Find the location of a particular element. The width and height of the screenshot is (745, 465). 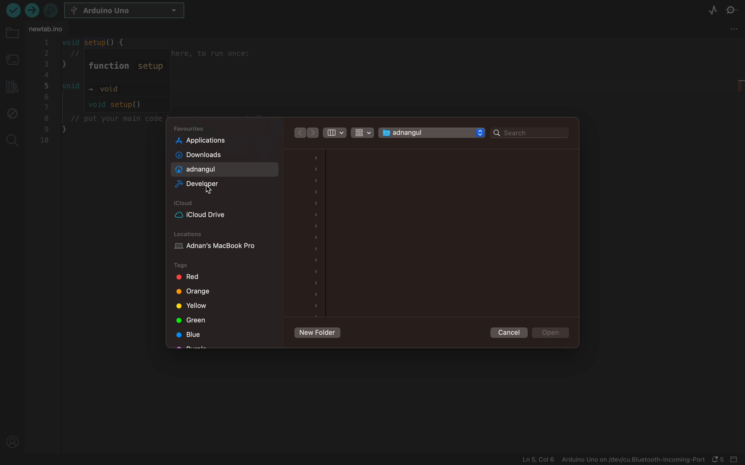

notification is located at coordinates (719, 460).